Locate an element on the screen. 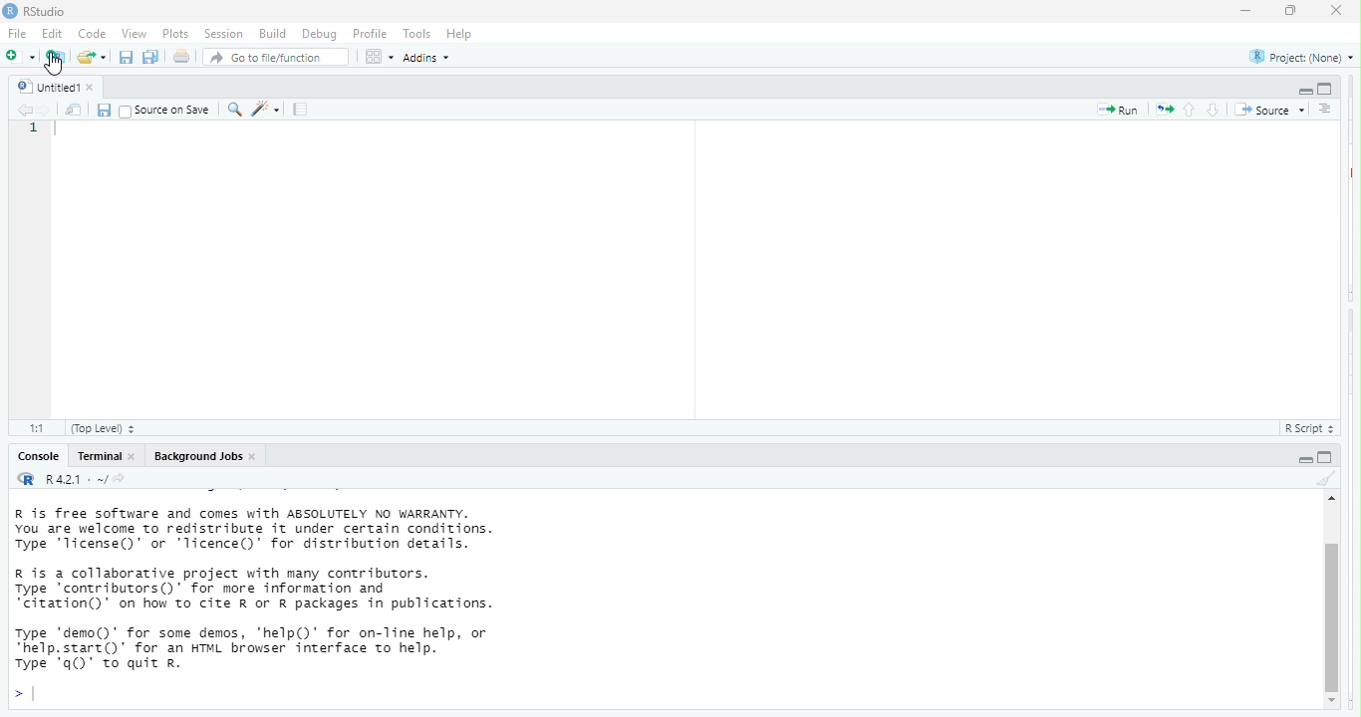 The image size is (1361, 717). Edit is located at coordinates (54, 35).